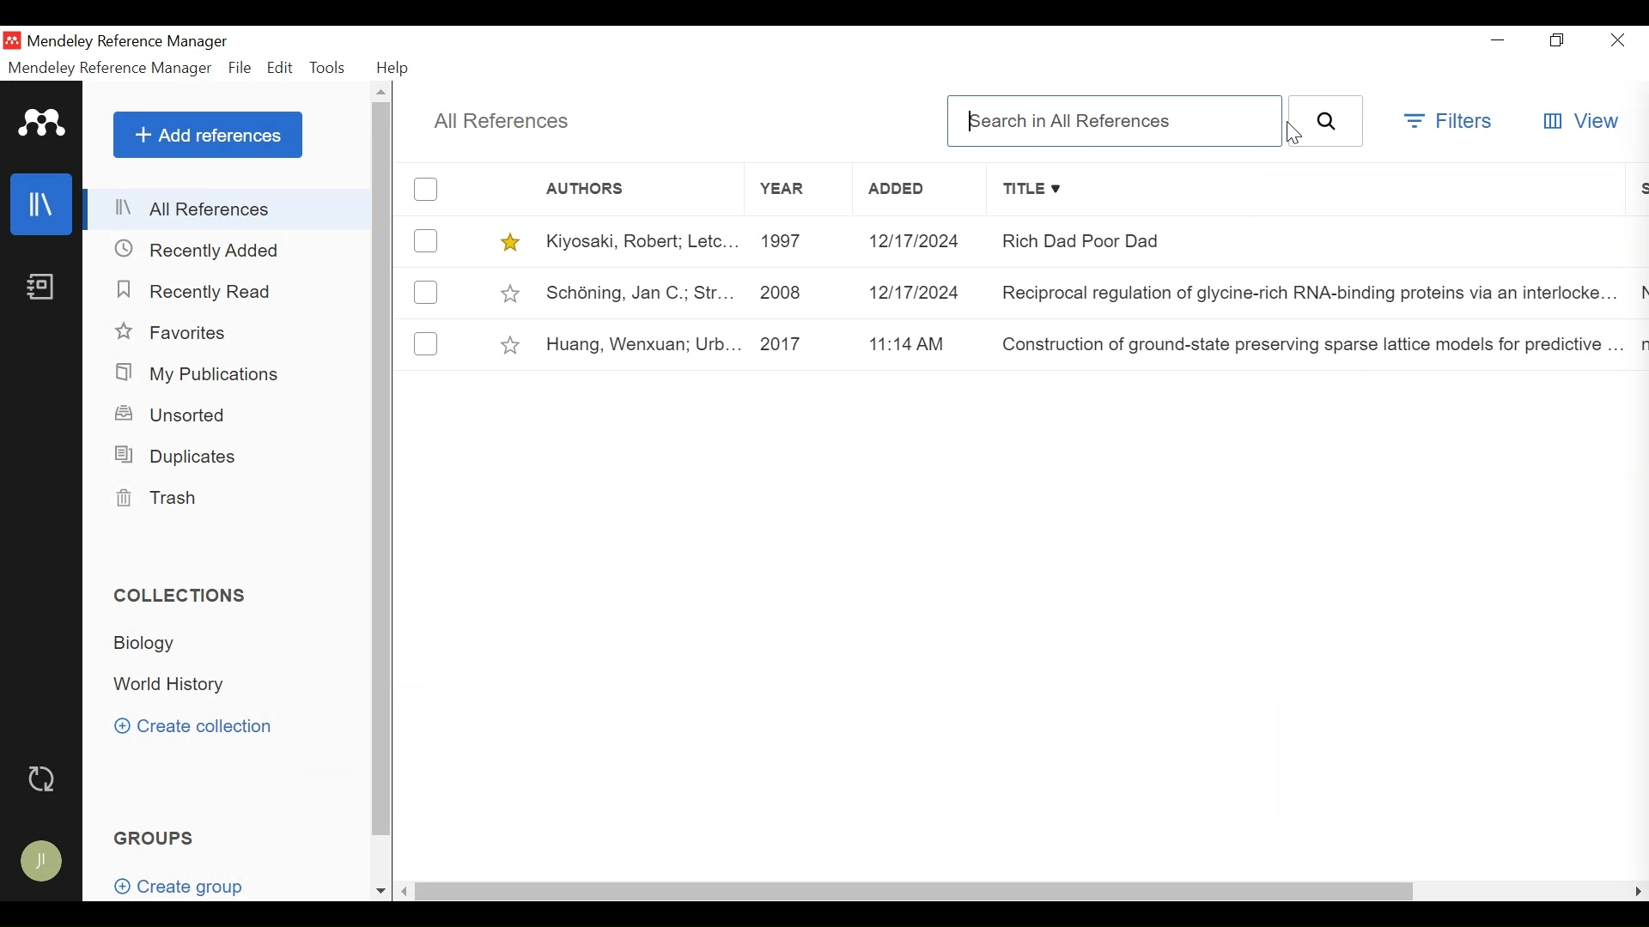 This screenshot has height=927, width=1649. What do you see at coordinates (179, 331) in the screenshot?
I see `Favorites` at bounding box center [179, 331].